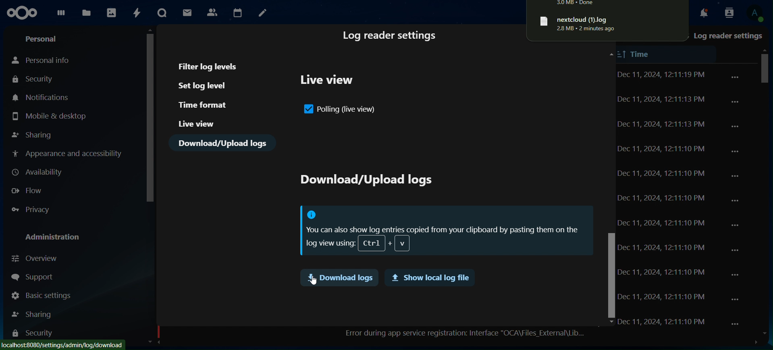  I want to click on set log level, so click(209, 86).